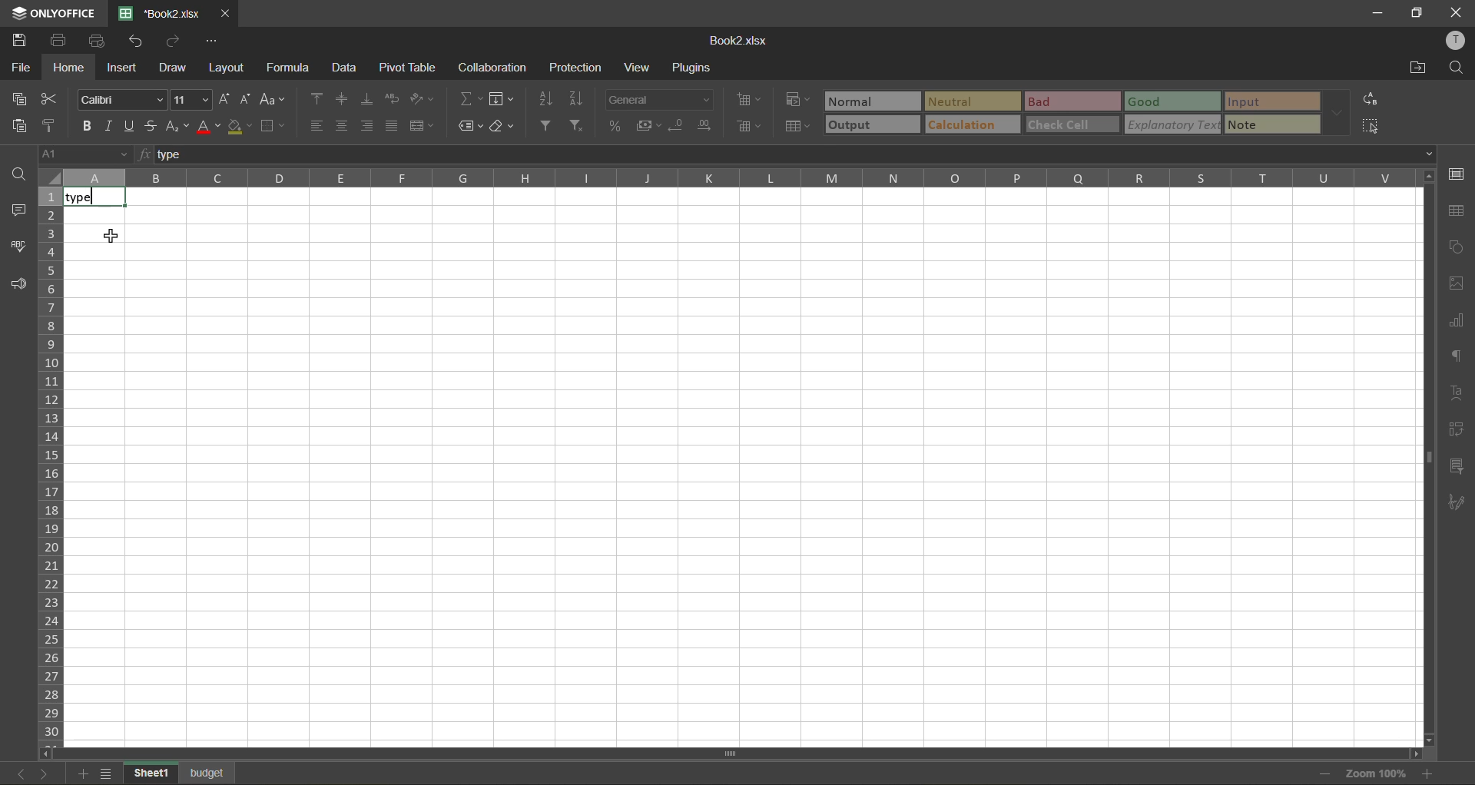 This screenshot has width=1475, height=785. Describe the element at coordinates (124, 68) in the screenshot. I see `insert` at that location.